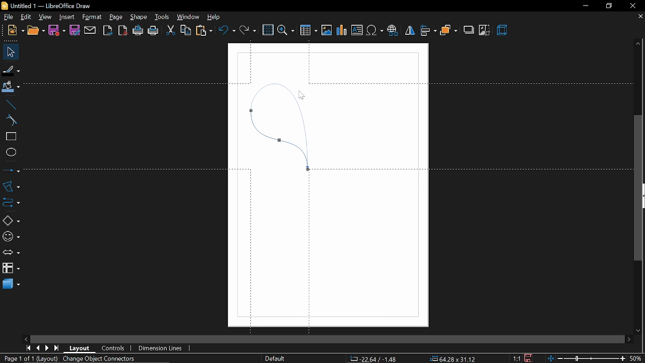 The image size is (645, 363). I want to click on minimize, so click(584, 6).